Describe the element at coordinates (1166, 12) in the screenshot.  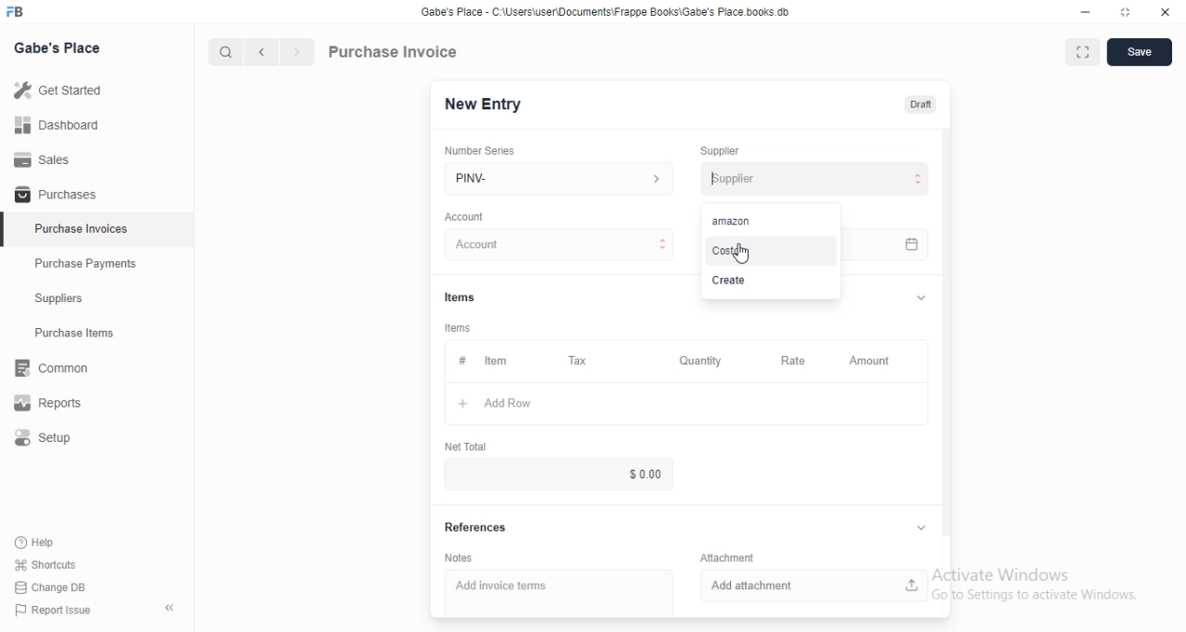
I see `Close` at that location.